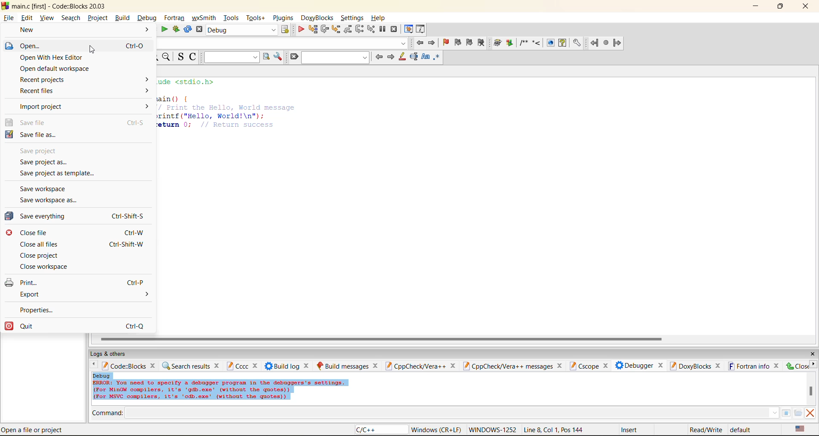 This screenshot has width=819, height=436. I want to click on close, so click(308, 366).